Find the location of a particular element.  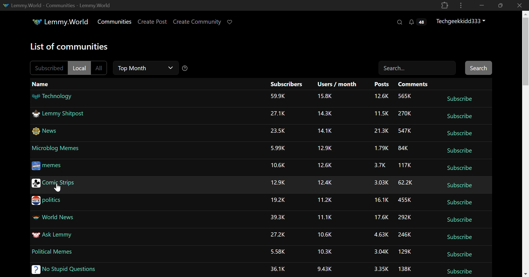

547K is located at coordinates (404, 131).